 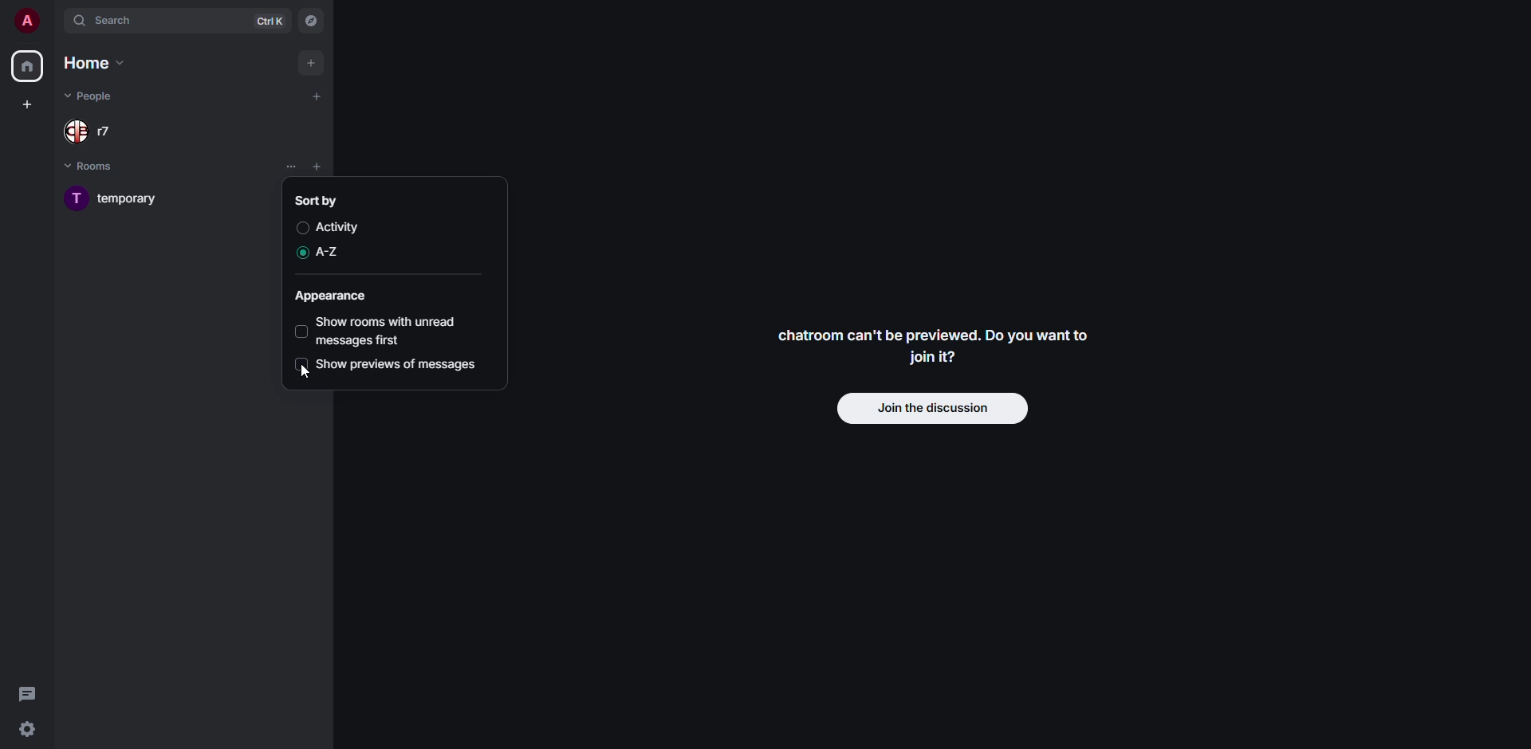 What do you see at coordinates (933, 347) in the screenshot?
I see `chatroom can't be previewed` at bounding box center [933, 347].